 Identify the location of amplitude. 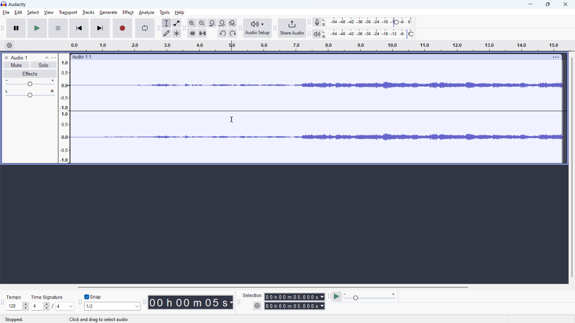
(64, 108).